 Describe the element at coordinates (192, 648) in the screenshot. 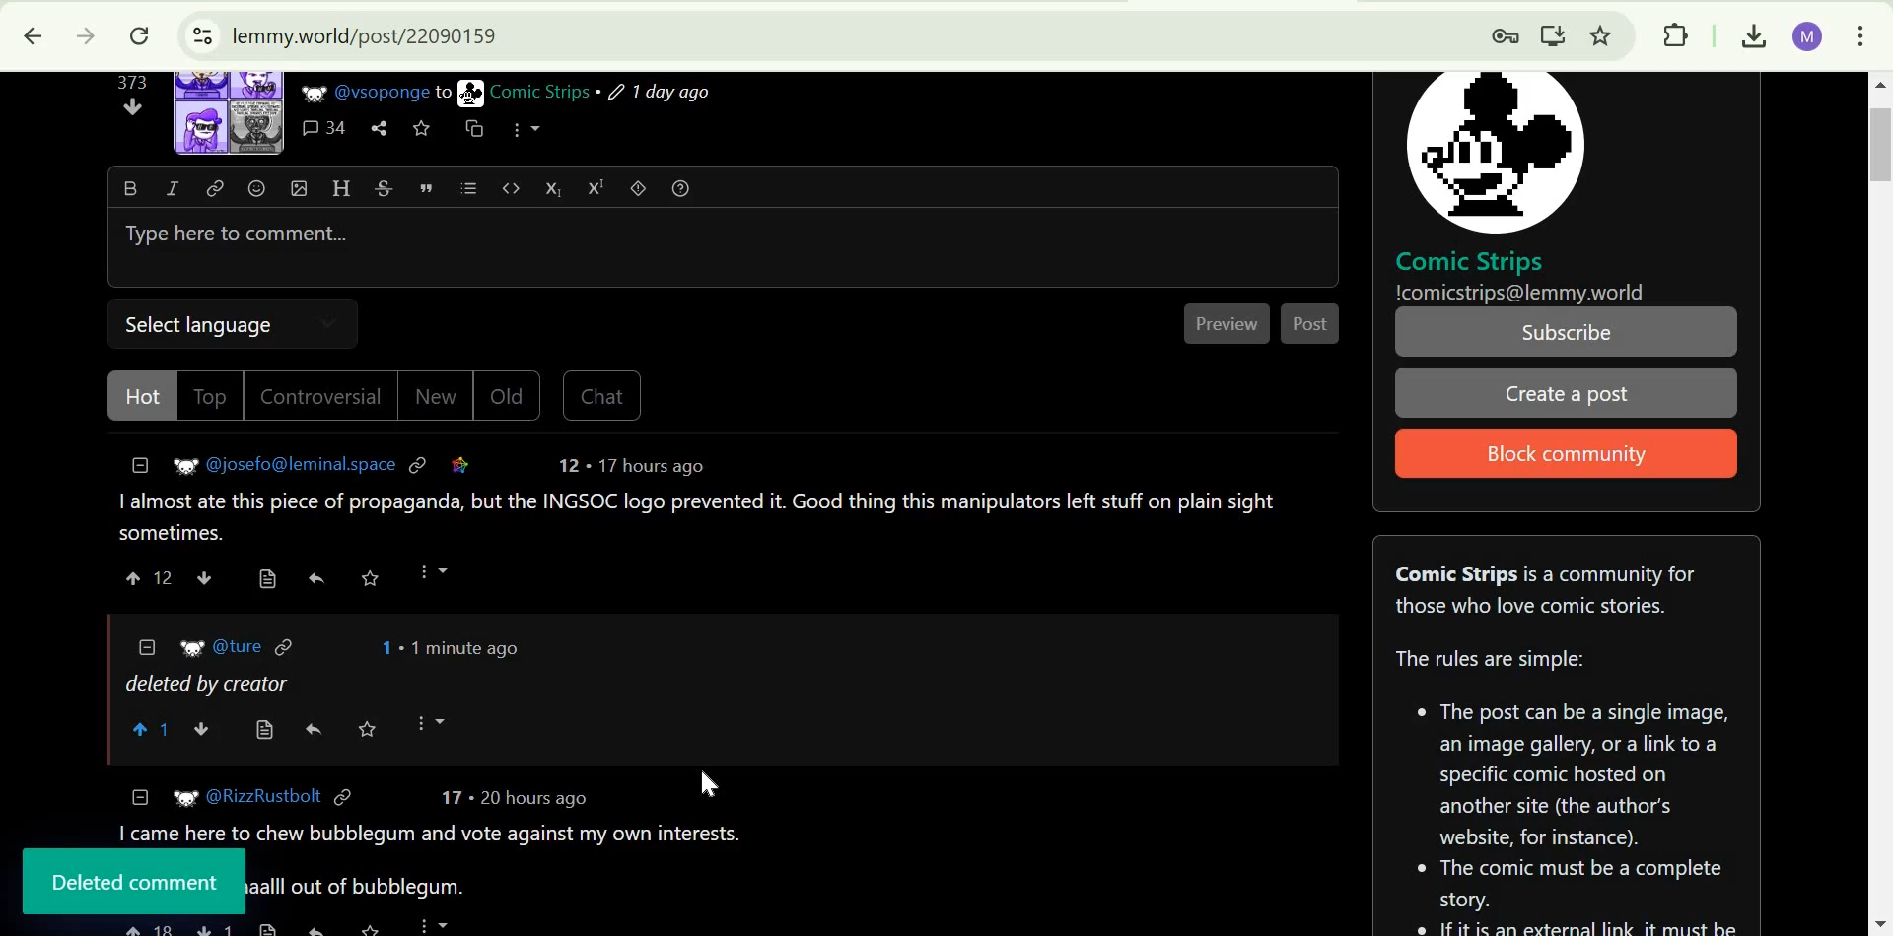

I see `picture` at that location.